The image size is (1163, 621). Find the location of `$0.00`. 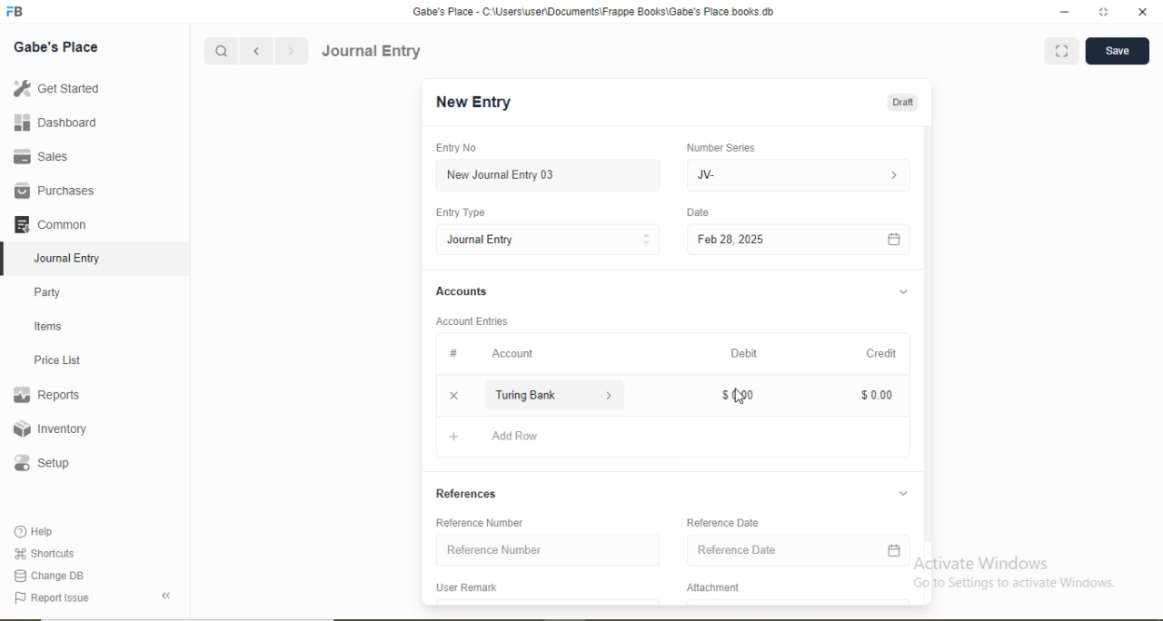

$0.00 is located at coordinates (738, 395).